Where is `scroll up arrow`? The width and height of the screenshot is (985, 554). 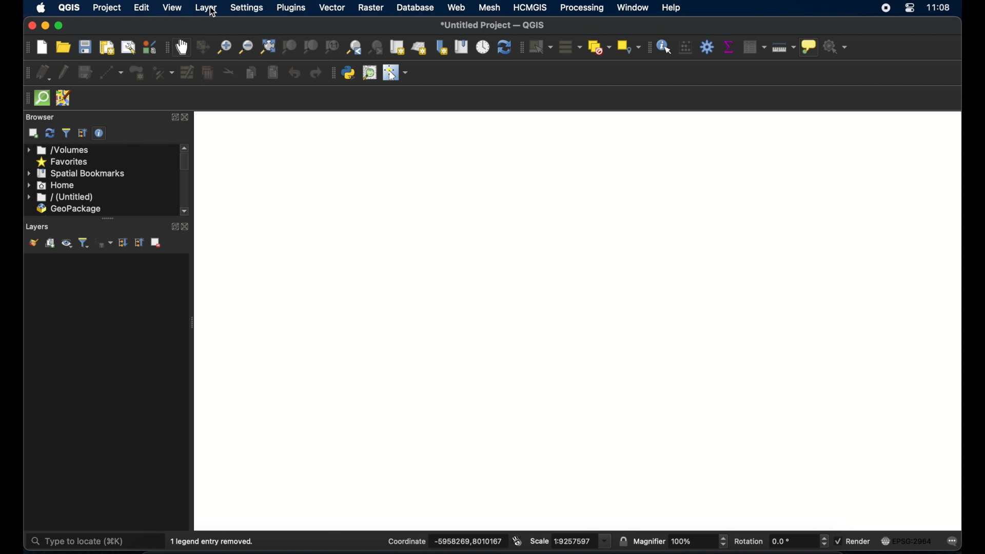
scroll up arrow is located at coordinates (186, 147).